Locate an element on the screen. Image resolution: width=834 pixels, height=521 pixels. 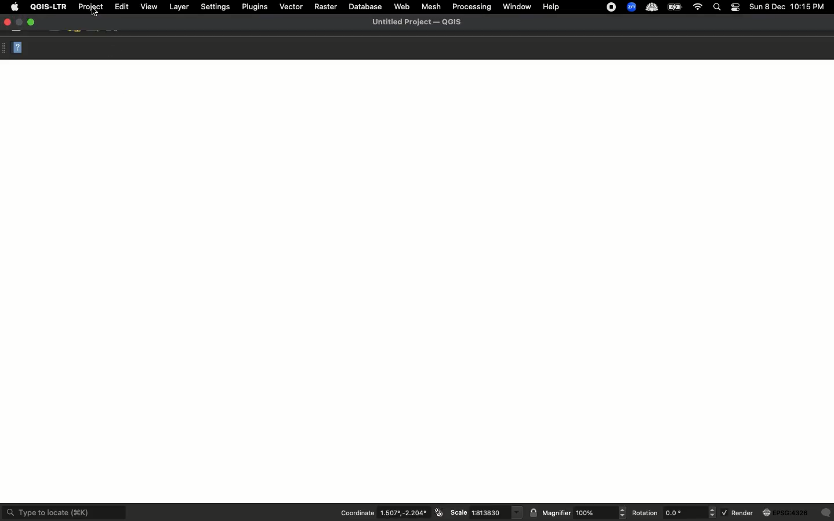
Edit is located at coordinates (120, 7).